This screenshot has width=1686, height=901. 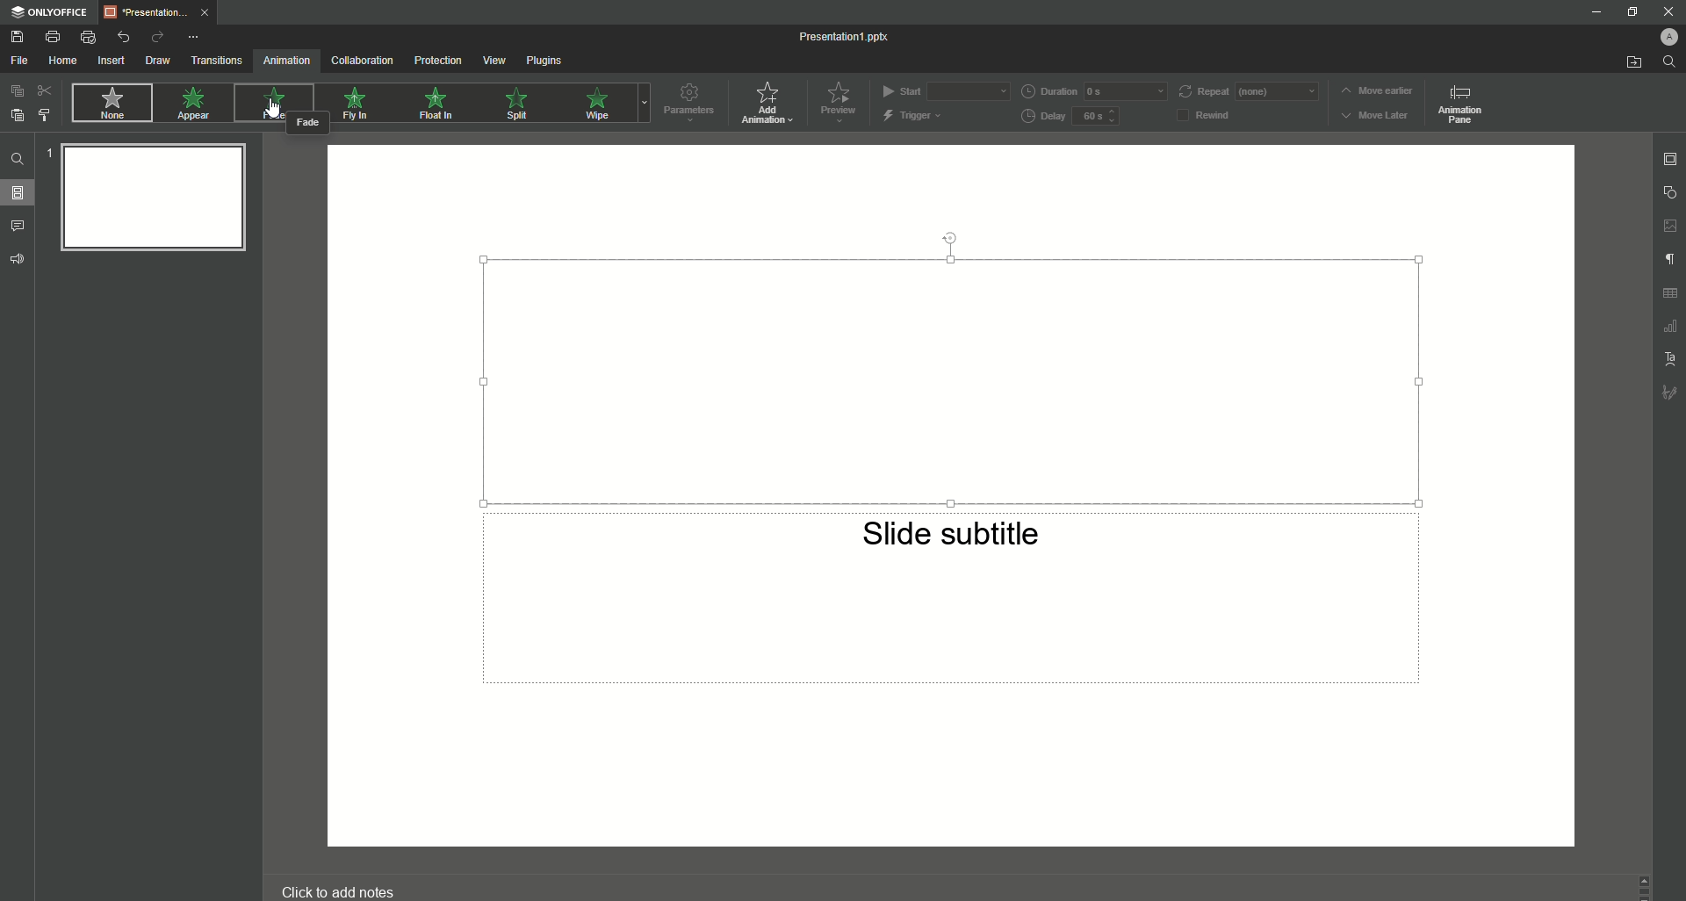 I want to click on Start (on Click), so click(x=946, y=90).